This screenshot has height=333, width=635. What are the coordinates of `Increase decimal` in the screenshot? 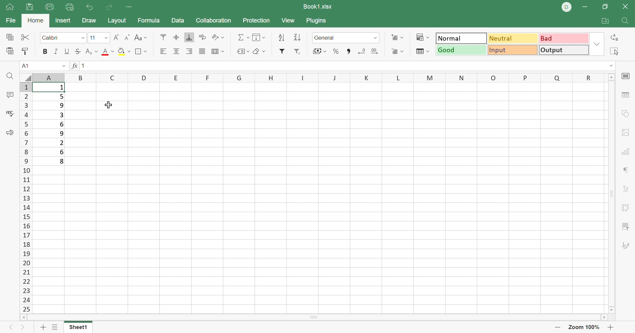 It's located at (375, 51).